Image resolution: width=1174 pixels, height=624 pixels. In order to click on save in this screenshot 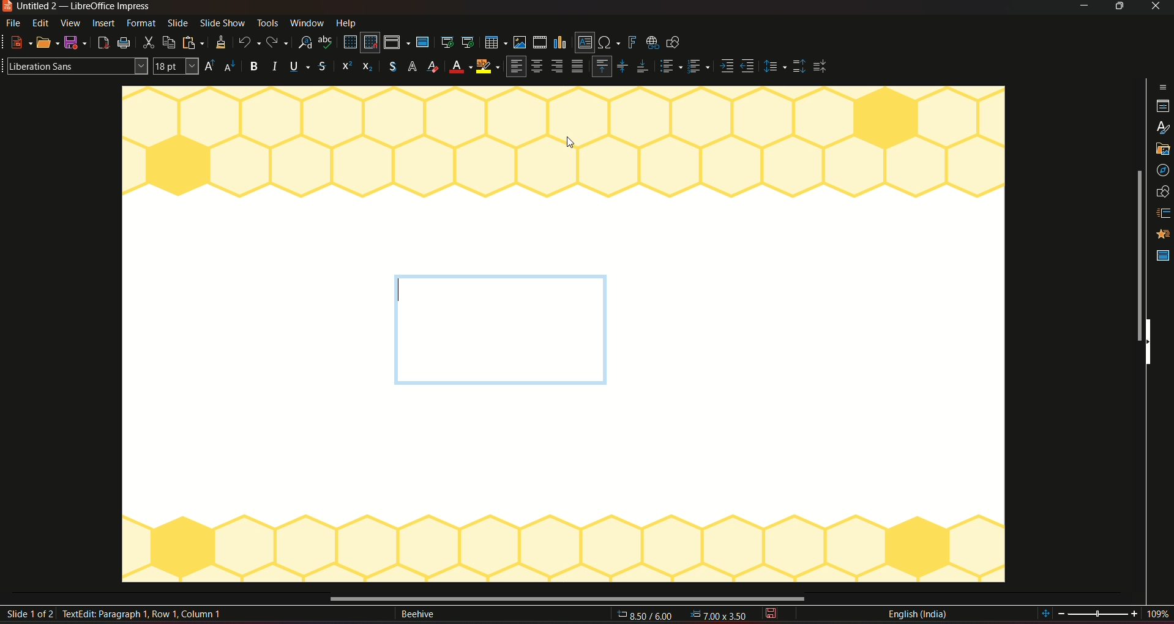, I will do `click(75, 42)`.